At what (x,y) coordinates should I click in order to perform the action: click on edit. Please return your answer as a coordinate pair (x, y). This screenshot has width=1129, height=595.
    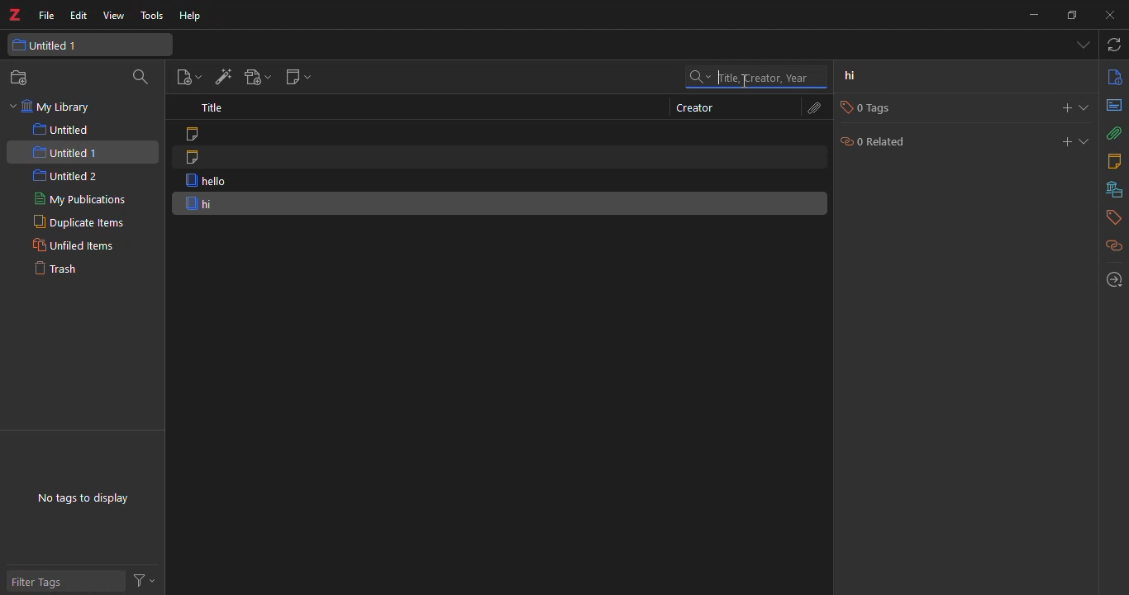
    Looking at the image, I should click on (79, 16).